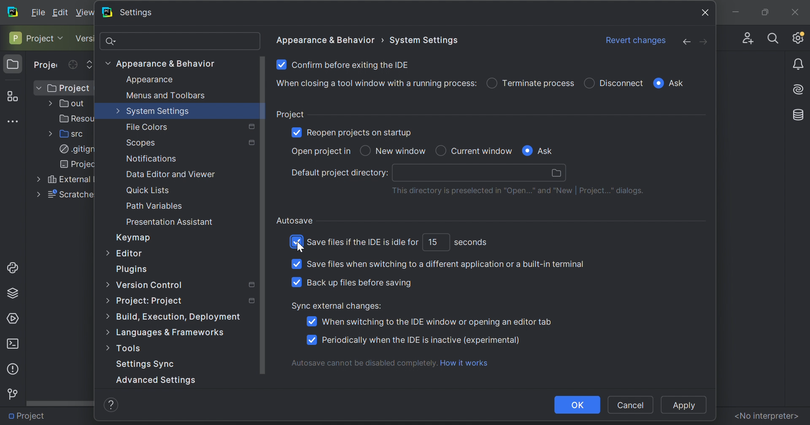 This screenshot has height=425, width=810. Describe the element at coordinates (734, 11) in the screenshot. I see `Minimize` at that location.